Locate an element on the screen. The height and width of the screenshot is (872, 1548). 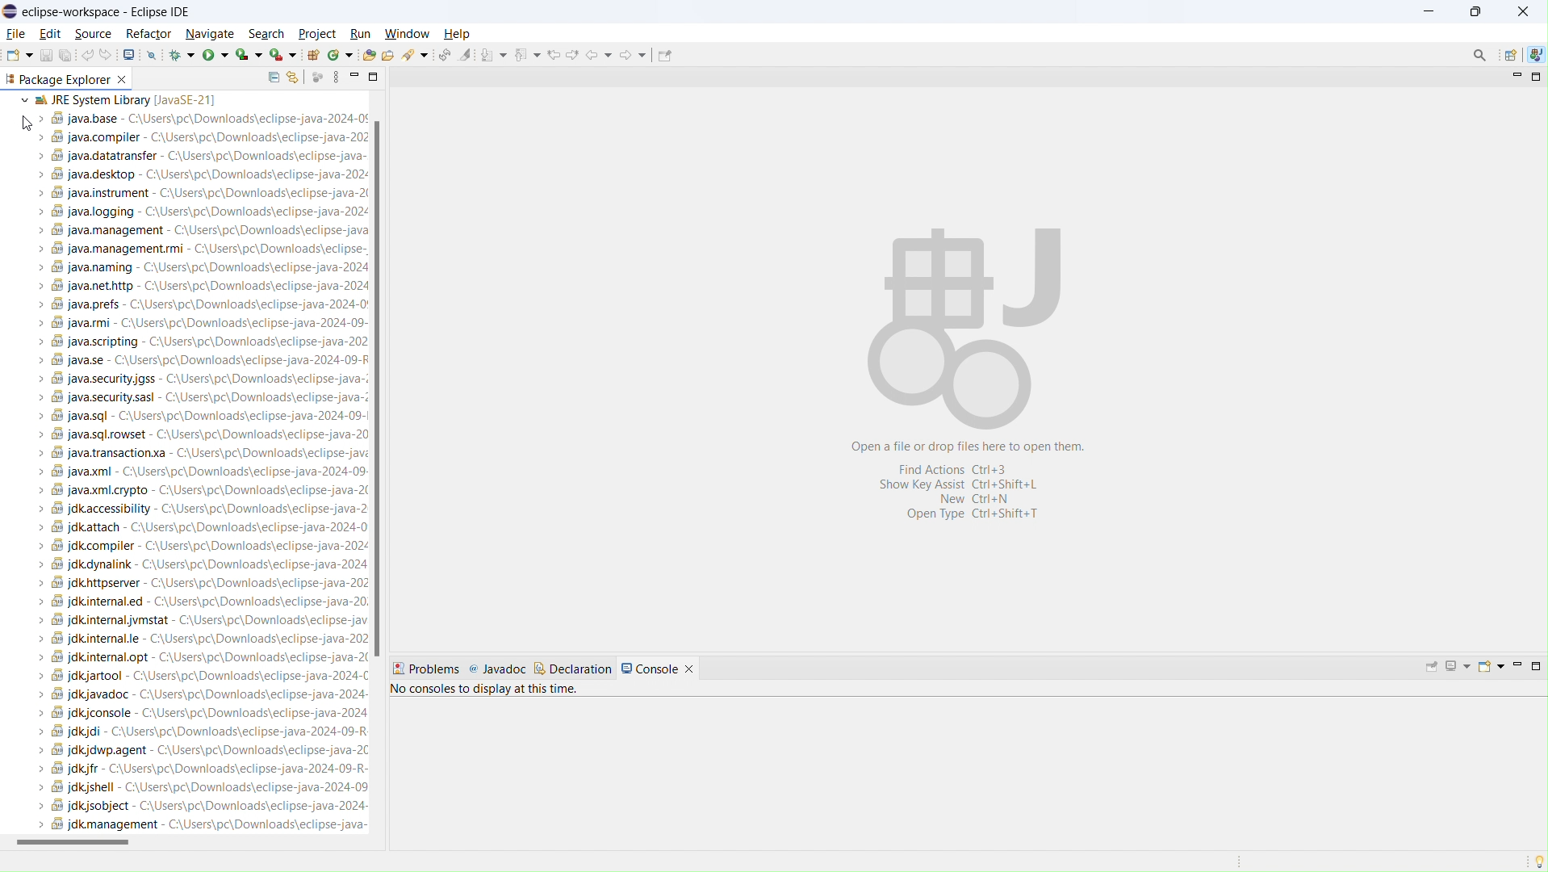
vertical scroll bar is located at coordinates (383, 392).